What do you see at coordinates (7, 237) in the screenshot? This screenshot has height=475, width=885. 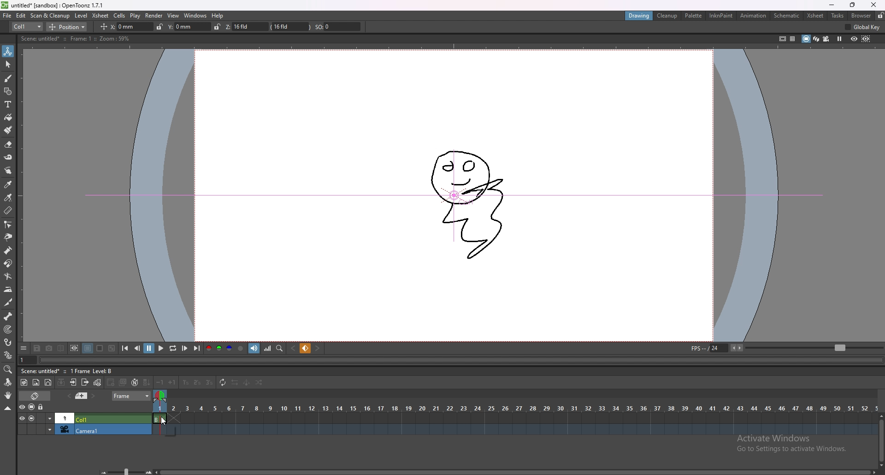 I see `pinch` at bounding box center [7, 237].